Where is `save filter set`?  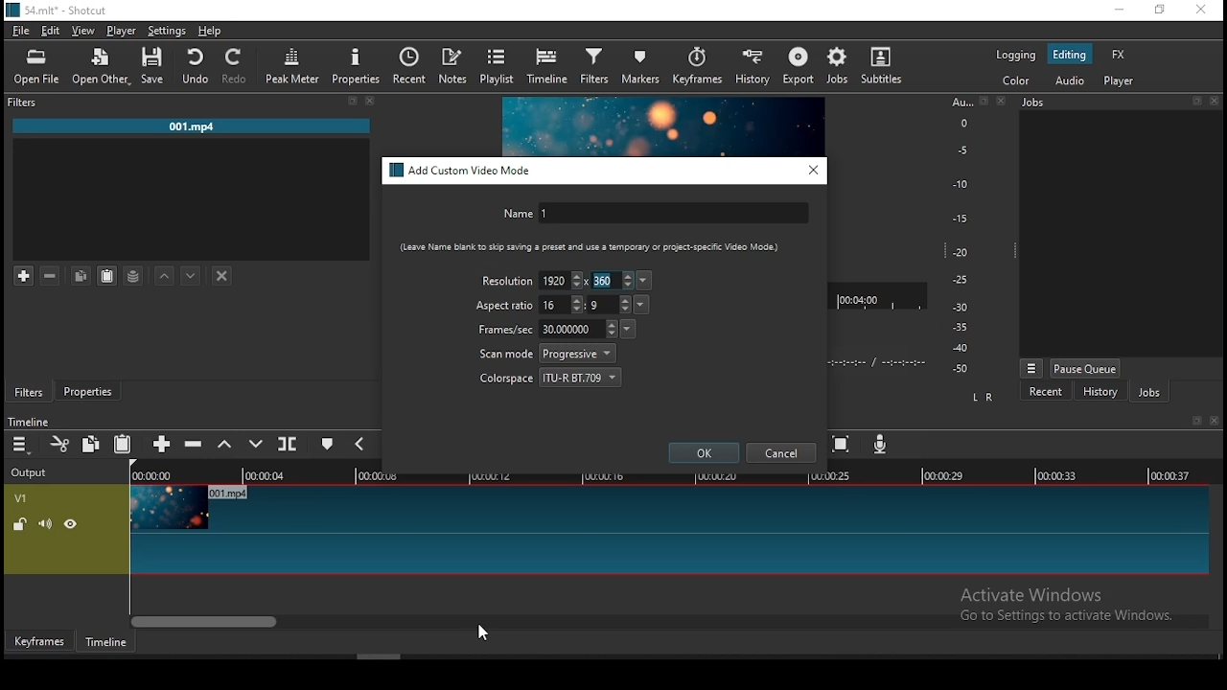
save filter set is located at coordinates (133, 273).